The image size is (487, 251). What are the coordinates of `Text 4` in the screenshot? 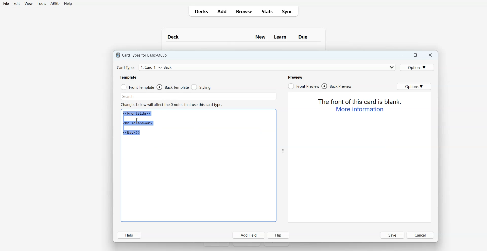 It's located at (296, 77).